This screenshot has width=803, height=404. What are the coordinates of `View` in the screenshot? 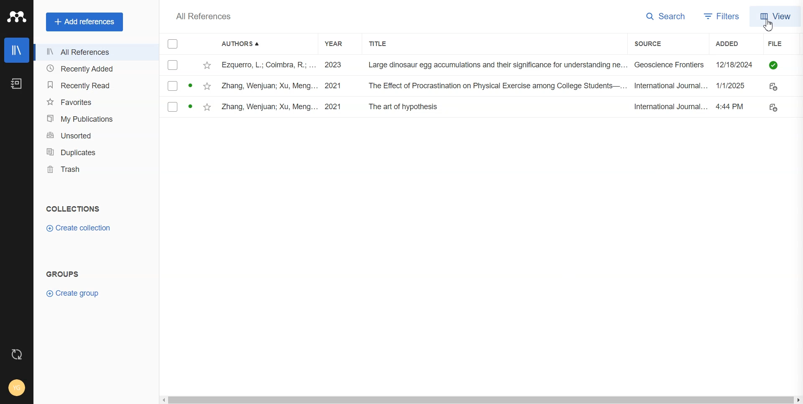 It's located at (775, 16).